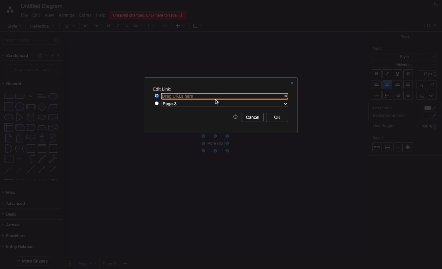 Image resolution: width=442 pixels, height=269 pixels. What do you see at coordinates (41, 159) in the screenshot?
I see `bidirectional arrow` at bounding box center [41, 159].